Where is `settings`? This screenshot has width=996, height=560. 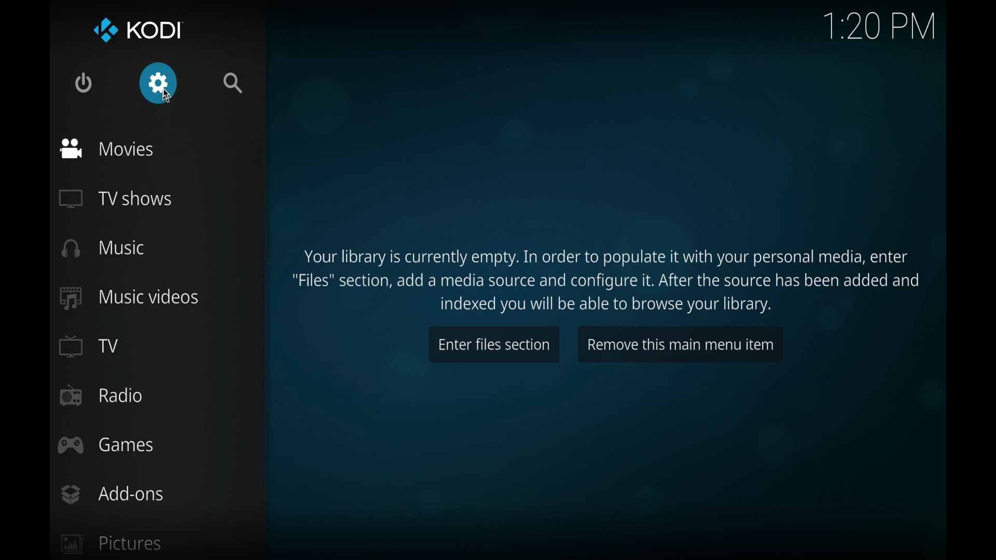
settings is located at coordinates (158, 83).